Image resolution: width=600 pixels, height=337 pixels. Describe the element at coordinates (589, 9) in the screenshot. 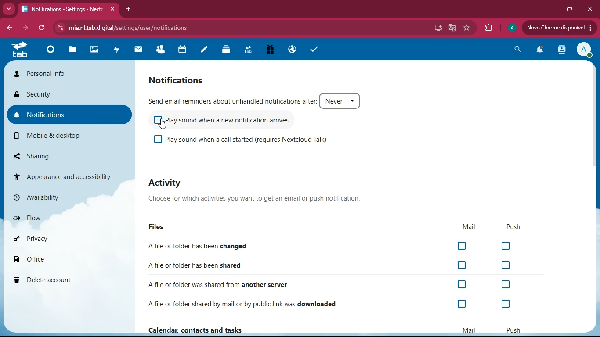

I see `close` at that location.